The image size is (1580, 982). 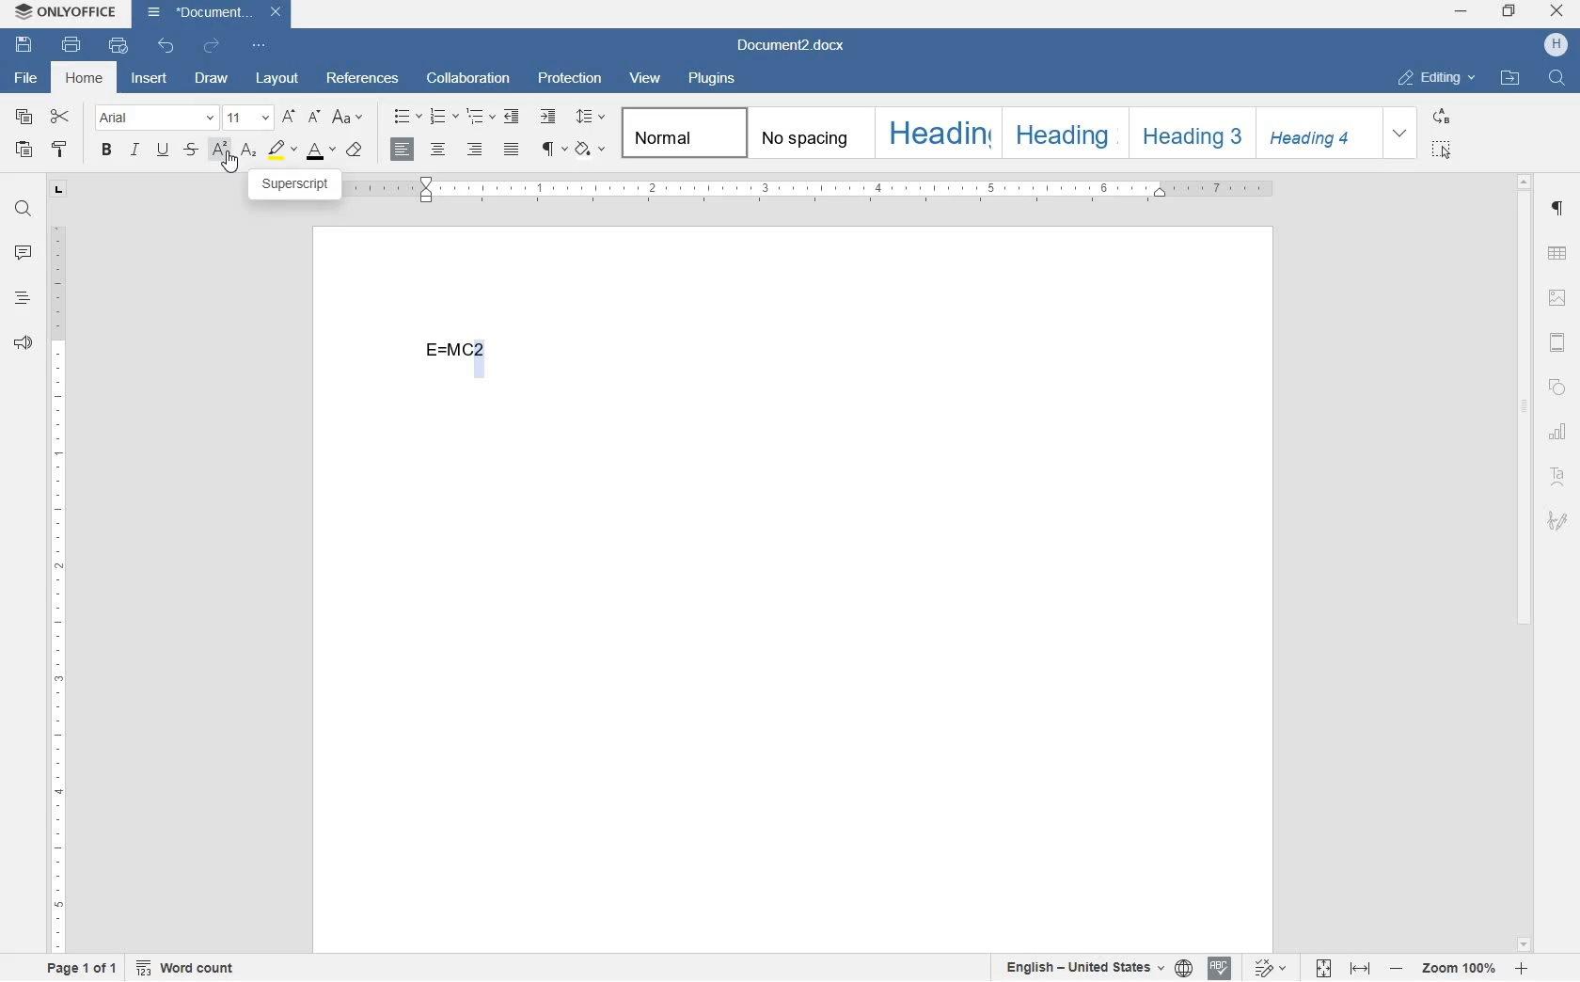 What do you see at coordinates (23, 343) in the screenshot?
I see `feedback & support` at bounding box center [23, 343].